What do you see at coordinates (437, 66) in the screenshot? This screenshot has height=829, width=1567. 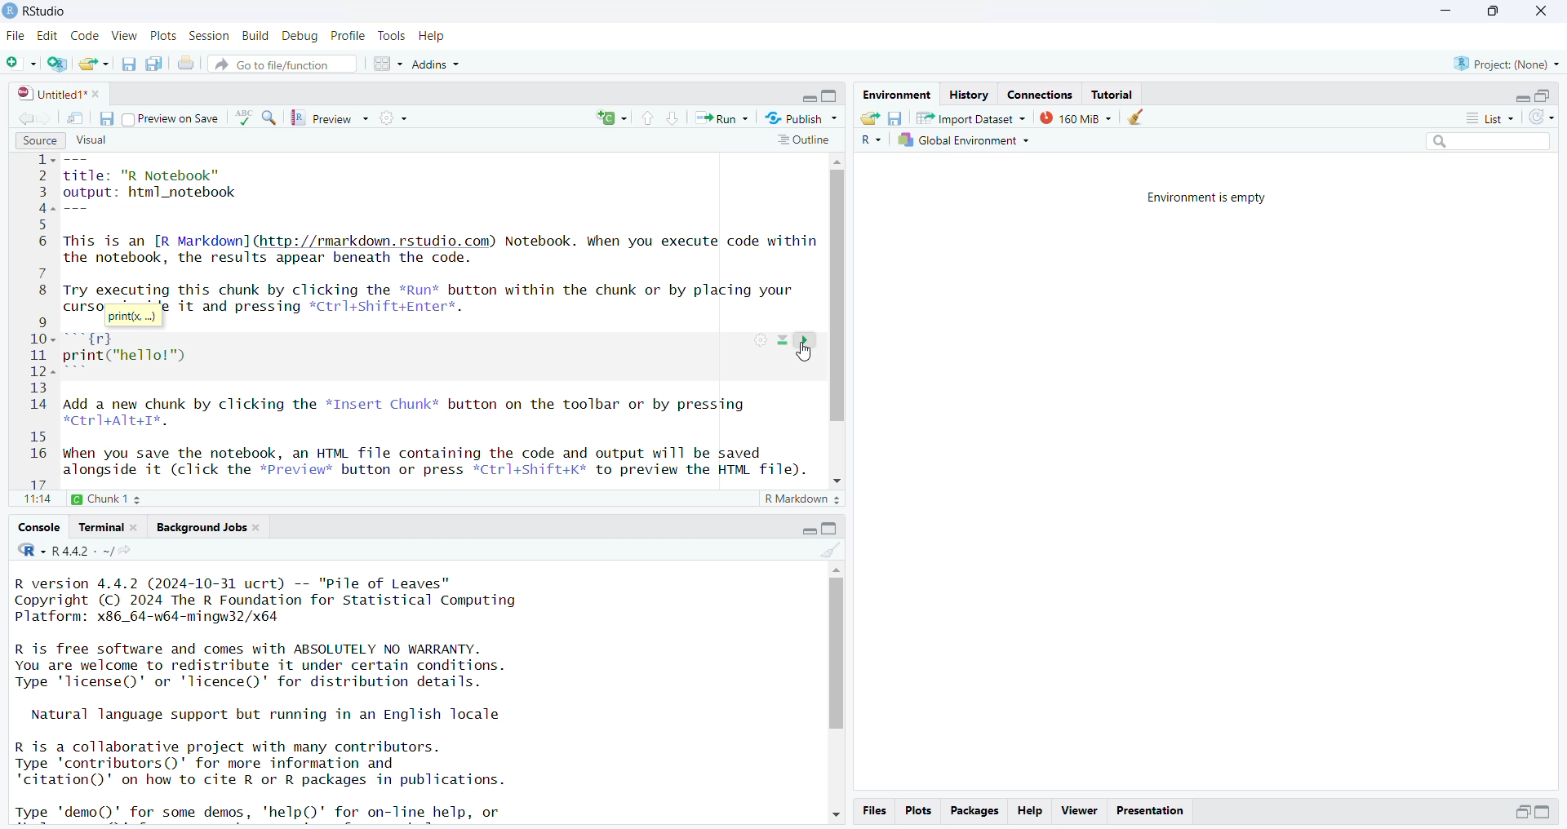 I see `Addins` at bounding box center [437, 66].